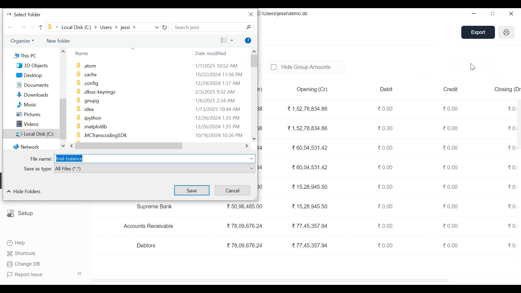 This screenshot has height=293, width=521. What do you see at coordinates (307, 128) in the screenshot?
I see `1,52,78,834.86` at bounding box center [307, 128].